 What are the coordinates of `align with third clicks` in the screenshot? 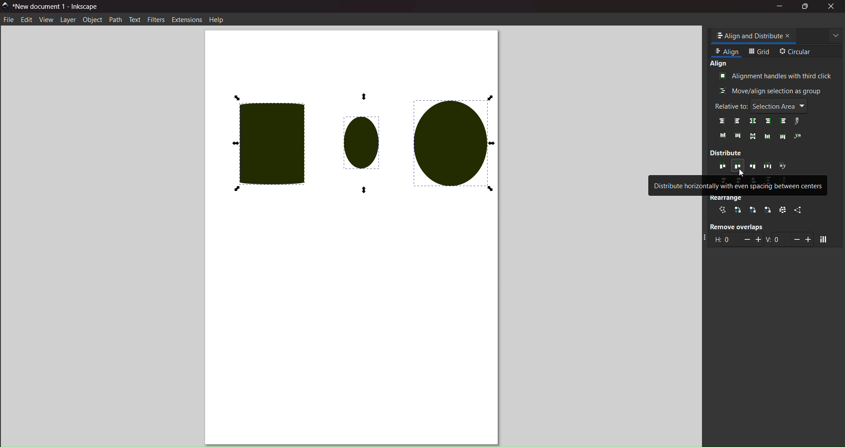 It's located at (779, 76).